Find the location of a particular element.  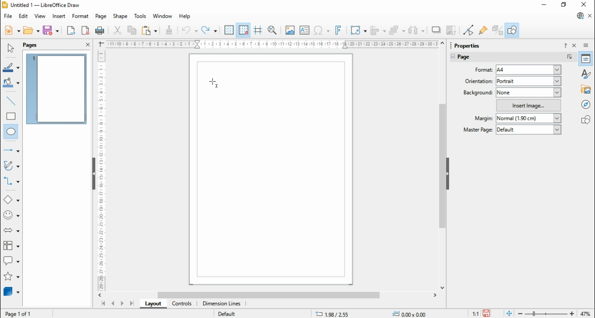

line color is located at coordinates (12, 67).